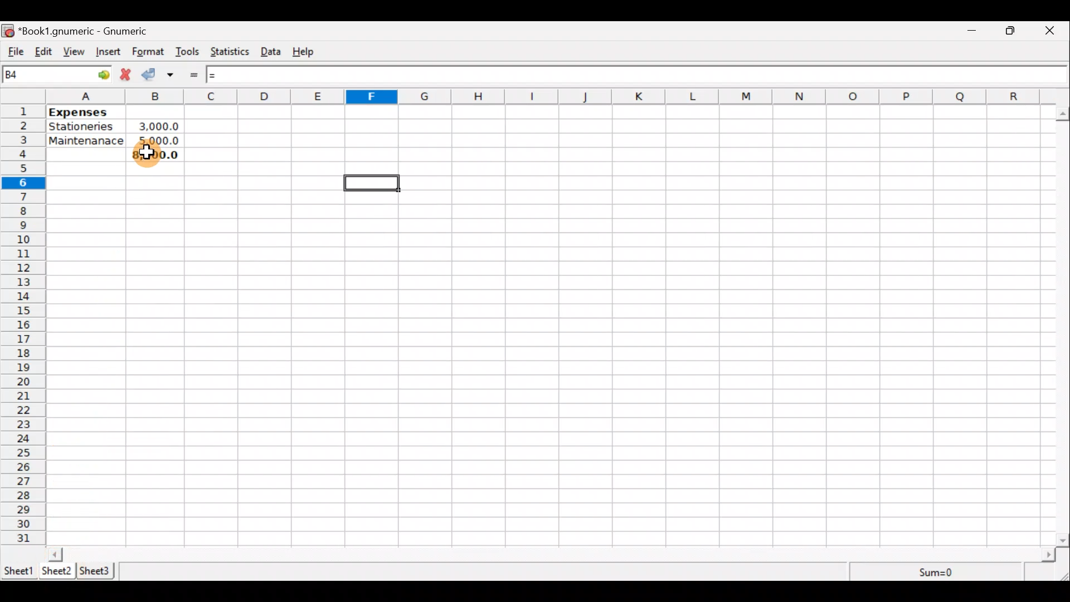 The height and width of the screenshot is (602, 1070). Describe the element at coordinates (43, 52) in the screenshot. I see `Edit` at that location.